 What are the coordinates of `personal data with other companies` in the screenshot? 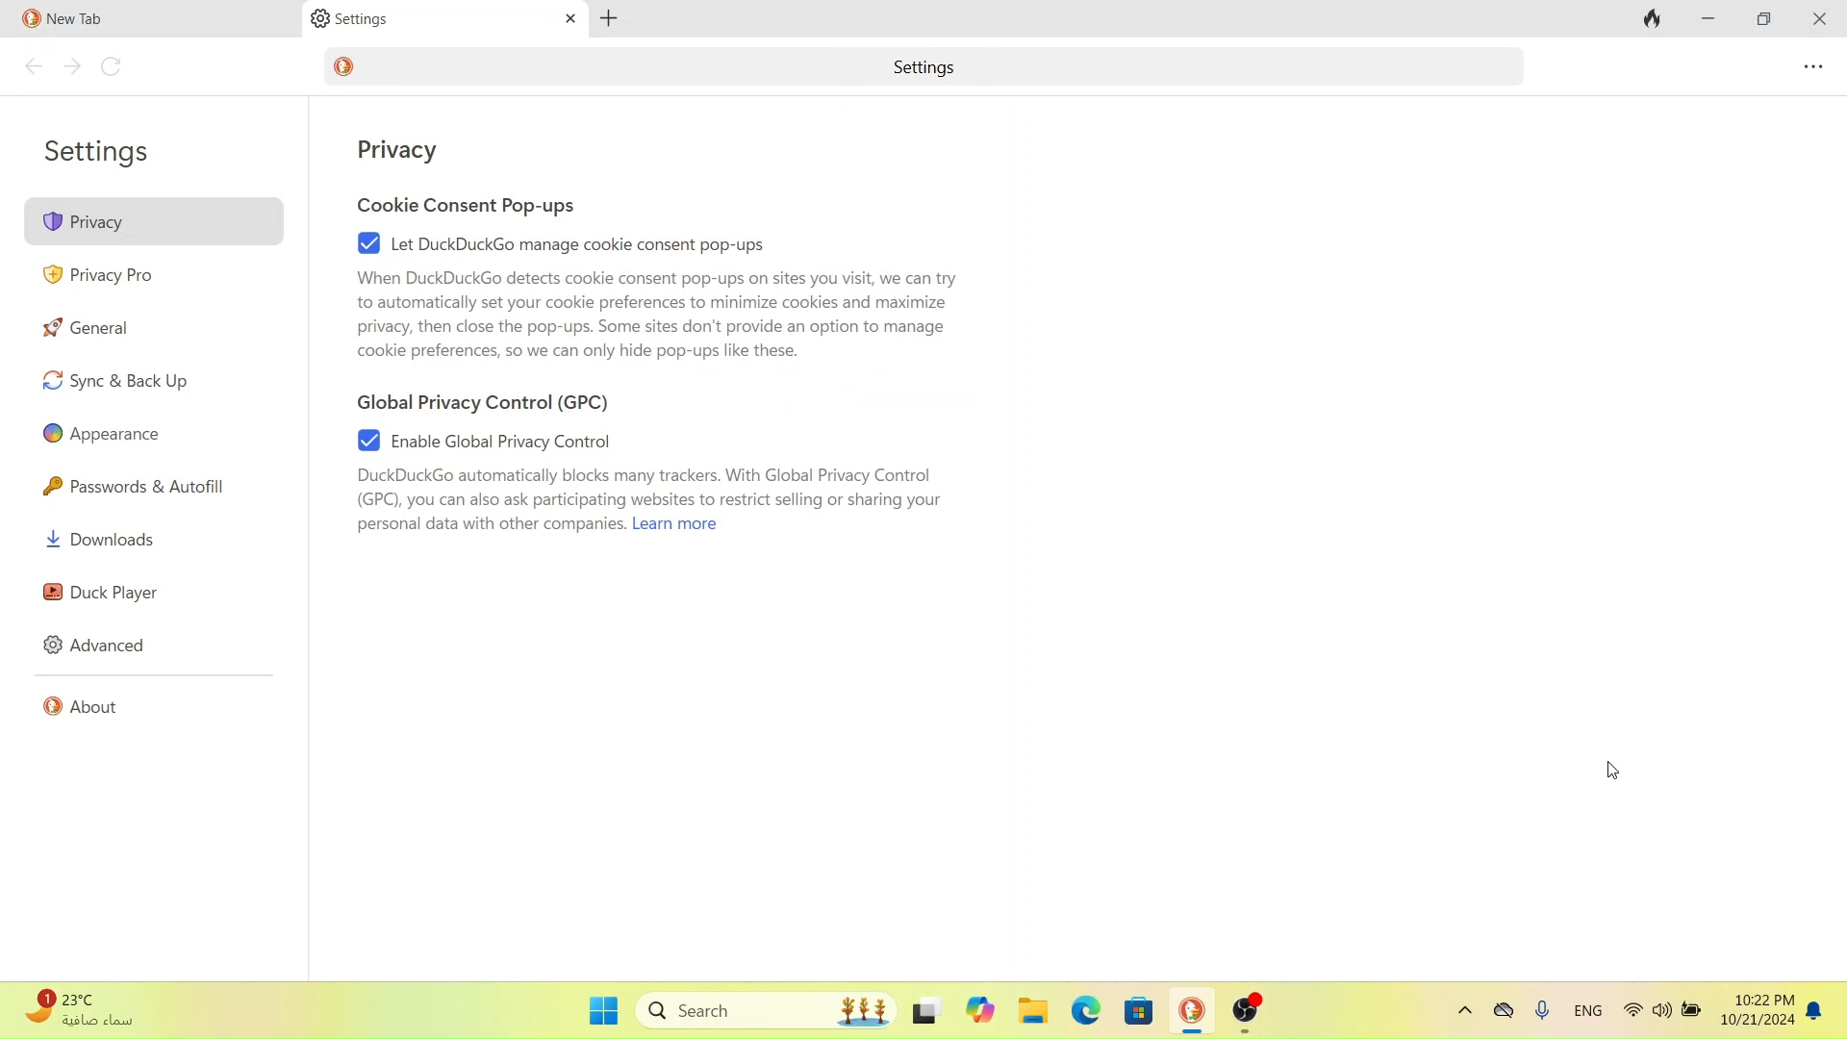 It's located at (480, 524).